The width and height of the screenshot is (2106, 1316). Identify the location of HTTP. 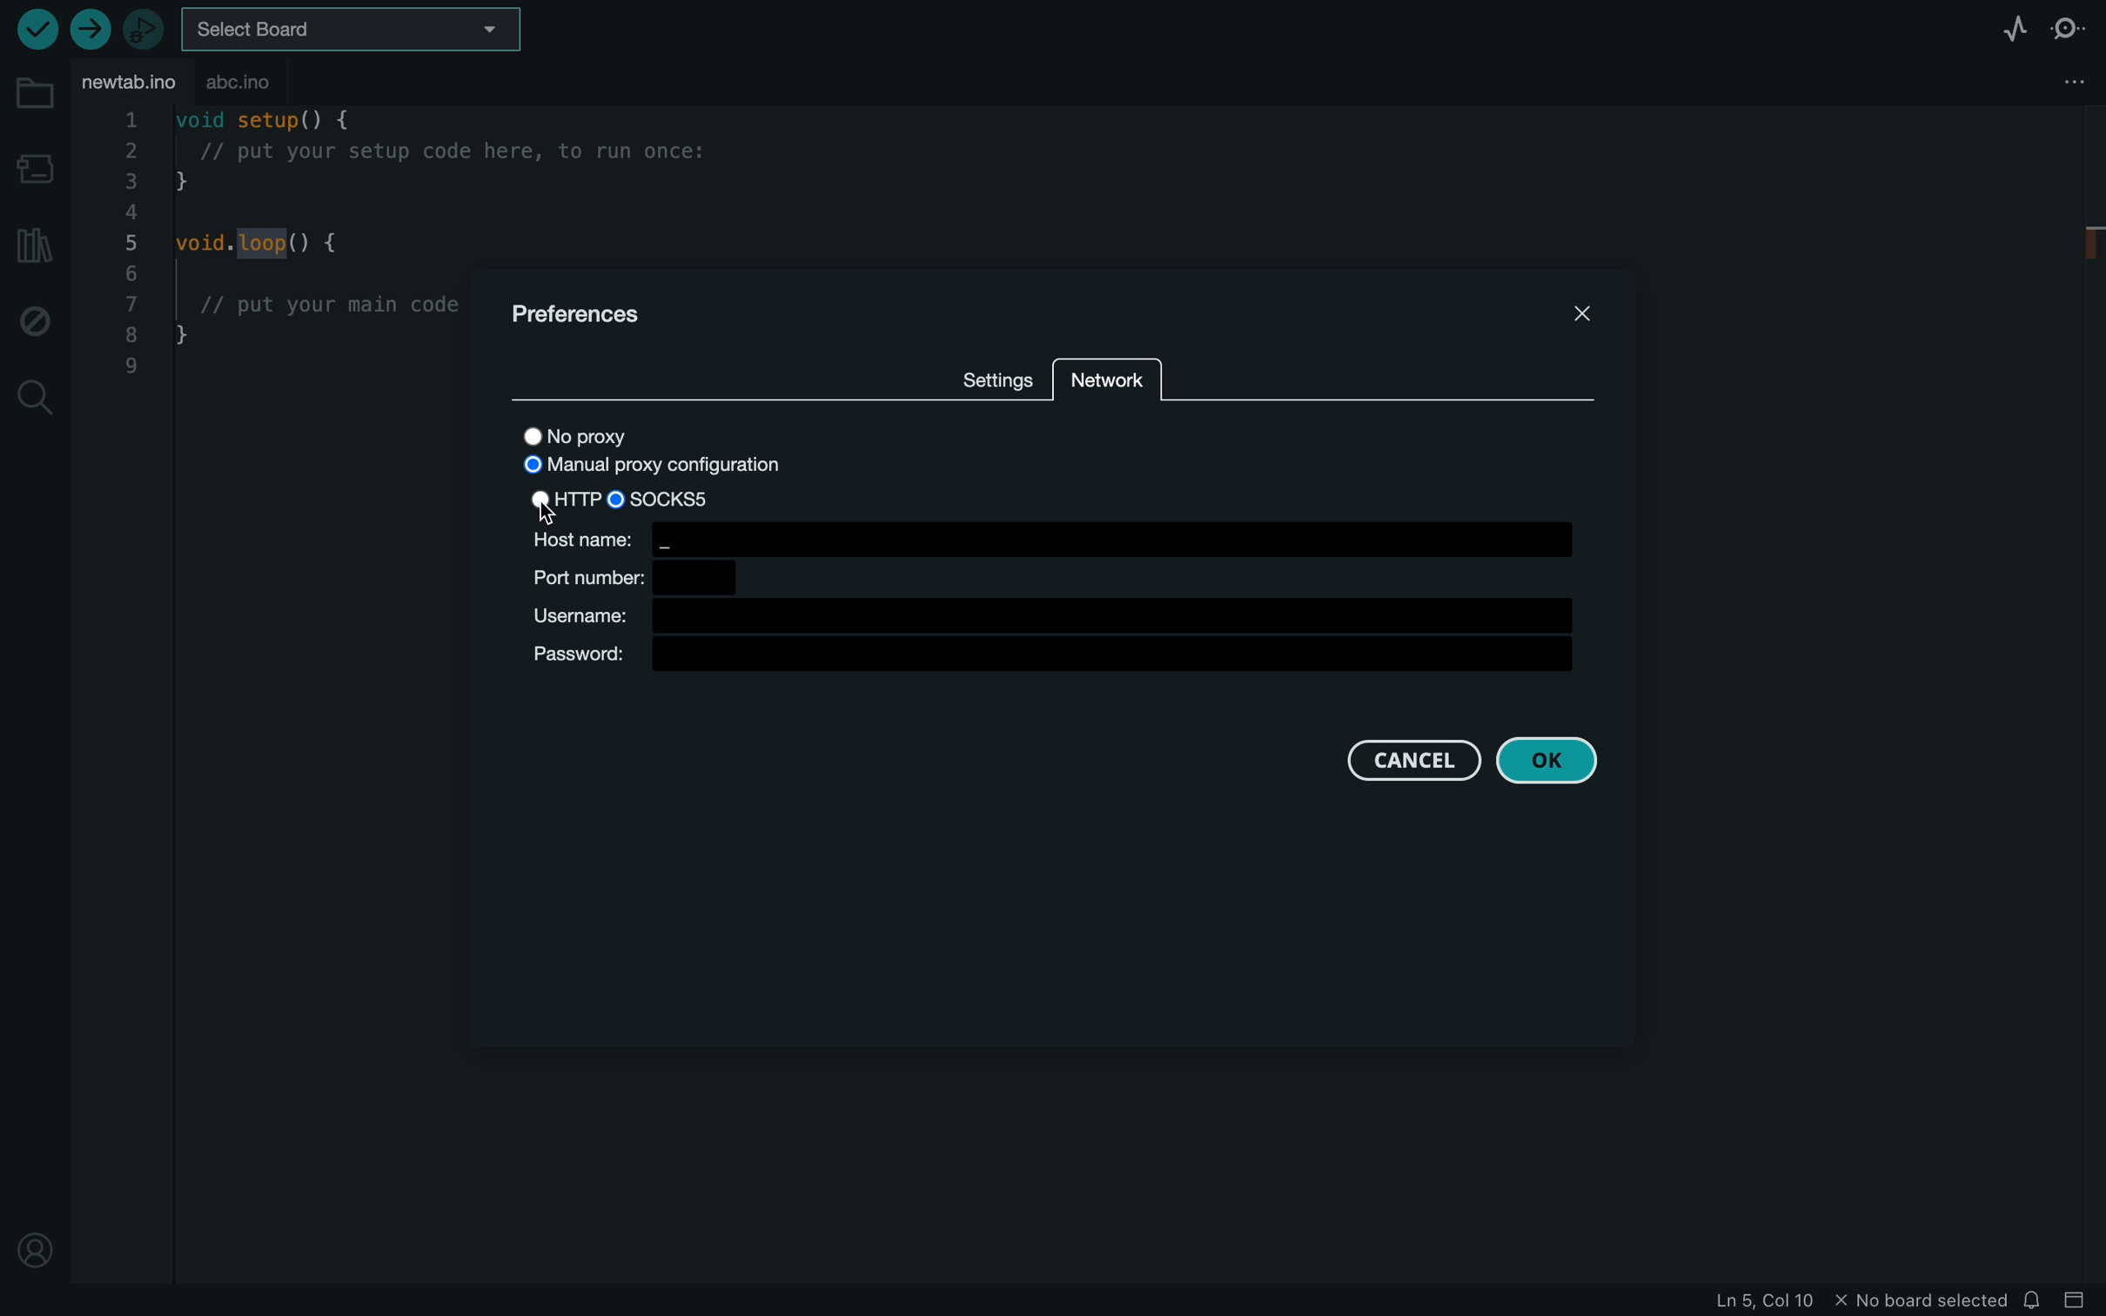
(565, 498).